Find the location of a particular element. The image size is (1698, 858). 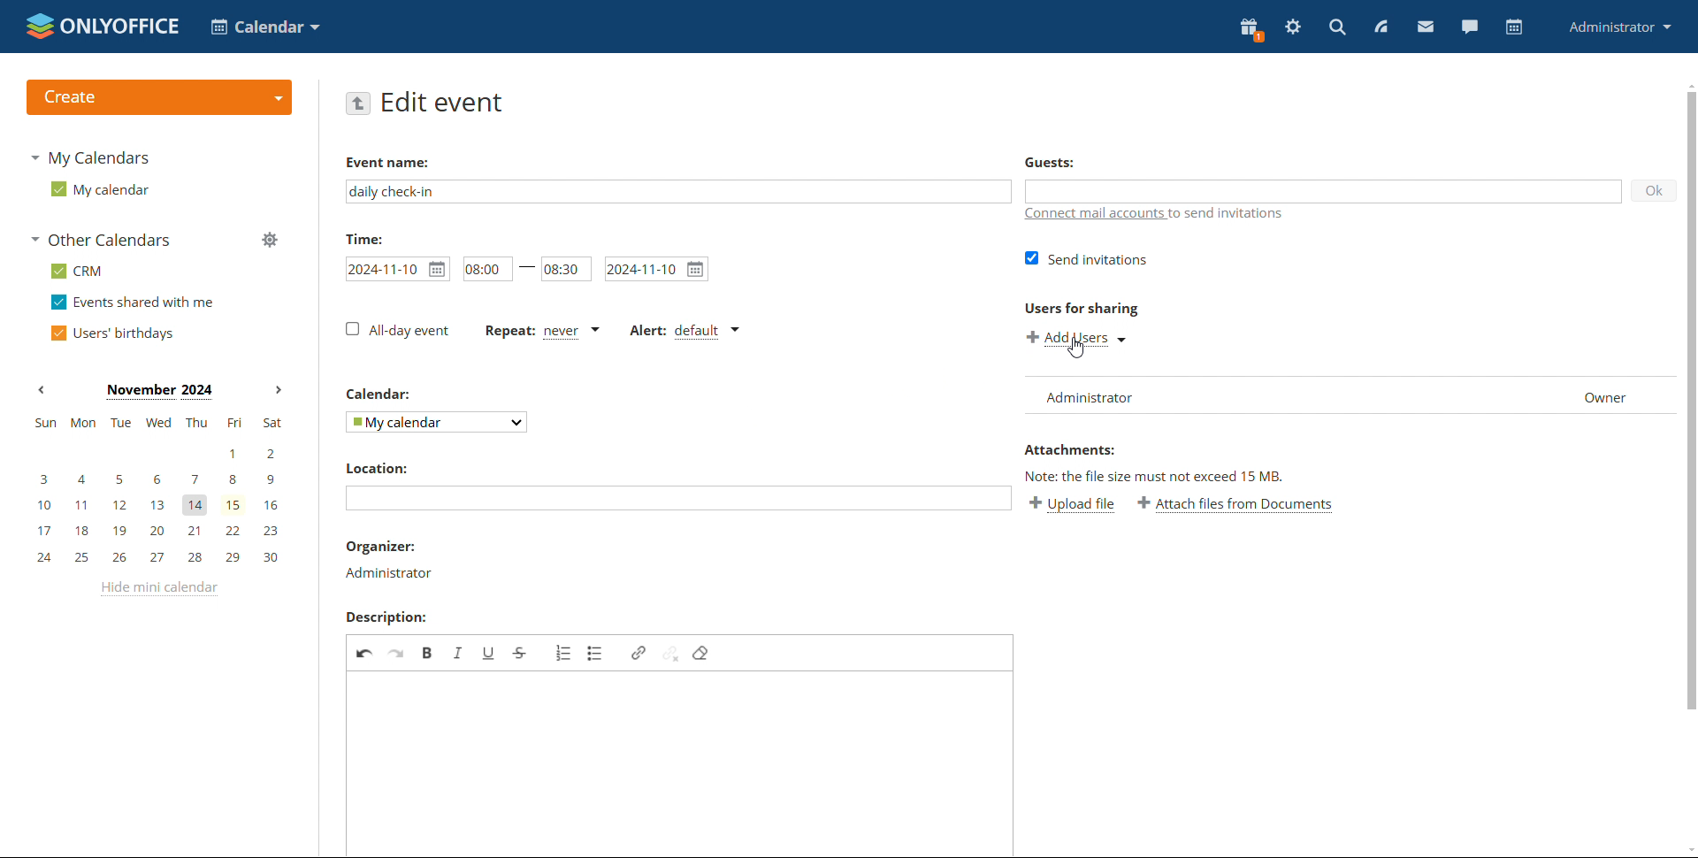

users' birthdays is located at coordinates (111, 333).